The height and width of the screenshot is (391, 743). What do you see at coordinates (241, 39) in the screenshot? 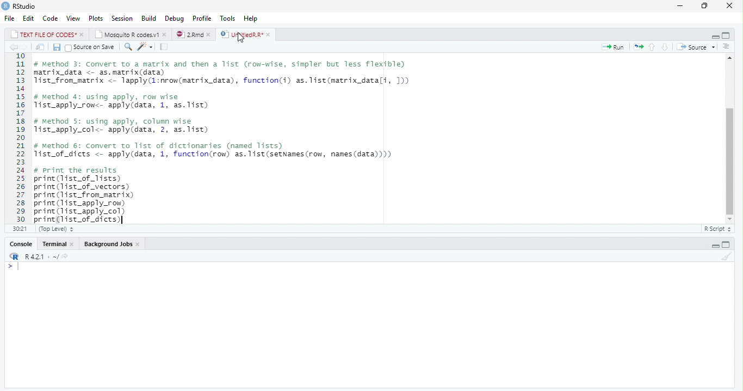
I see `cursor` at bounding box center [241, 39].